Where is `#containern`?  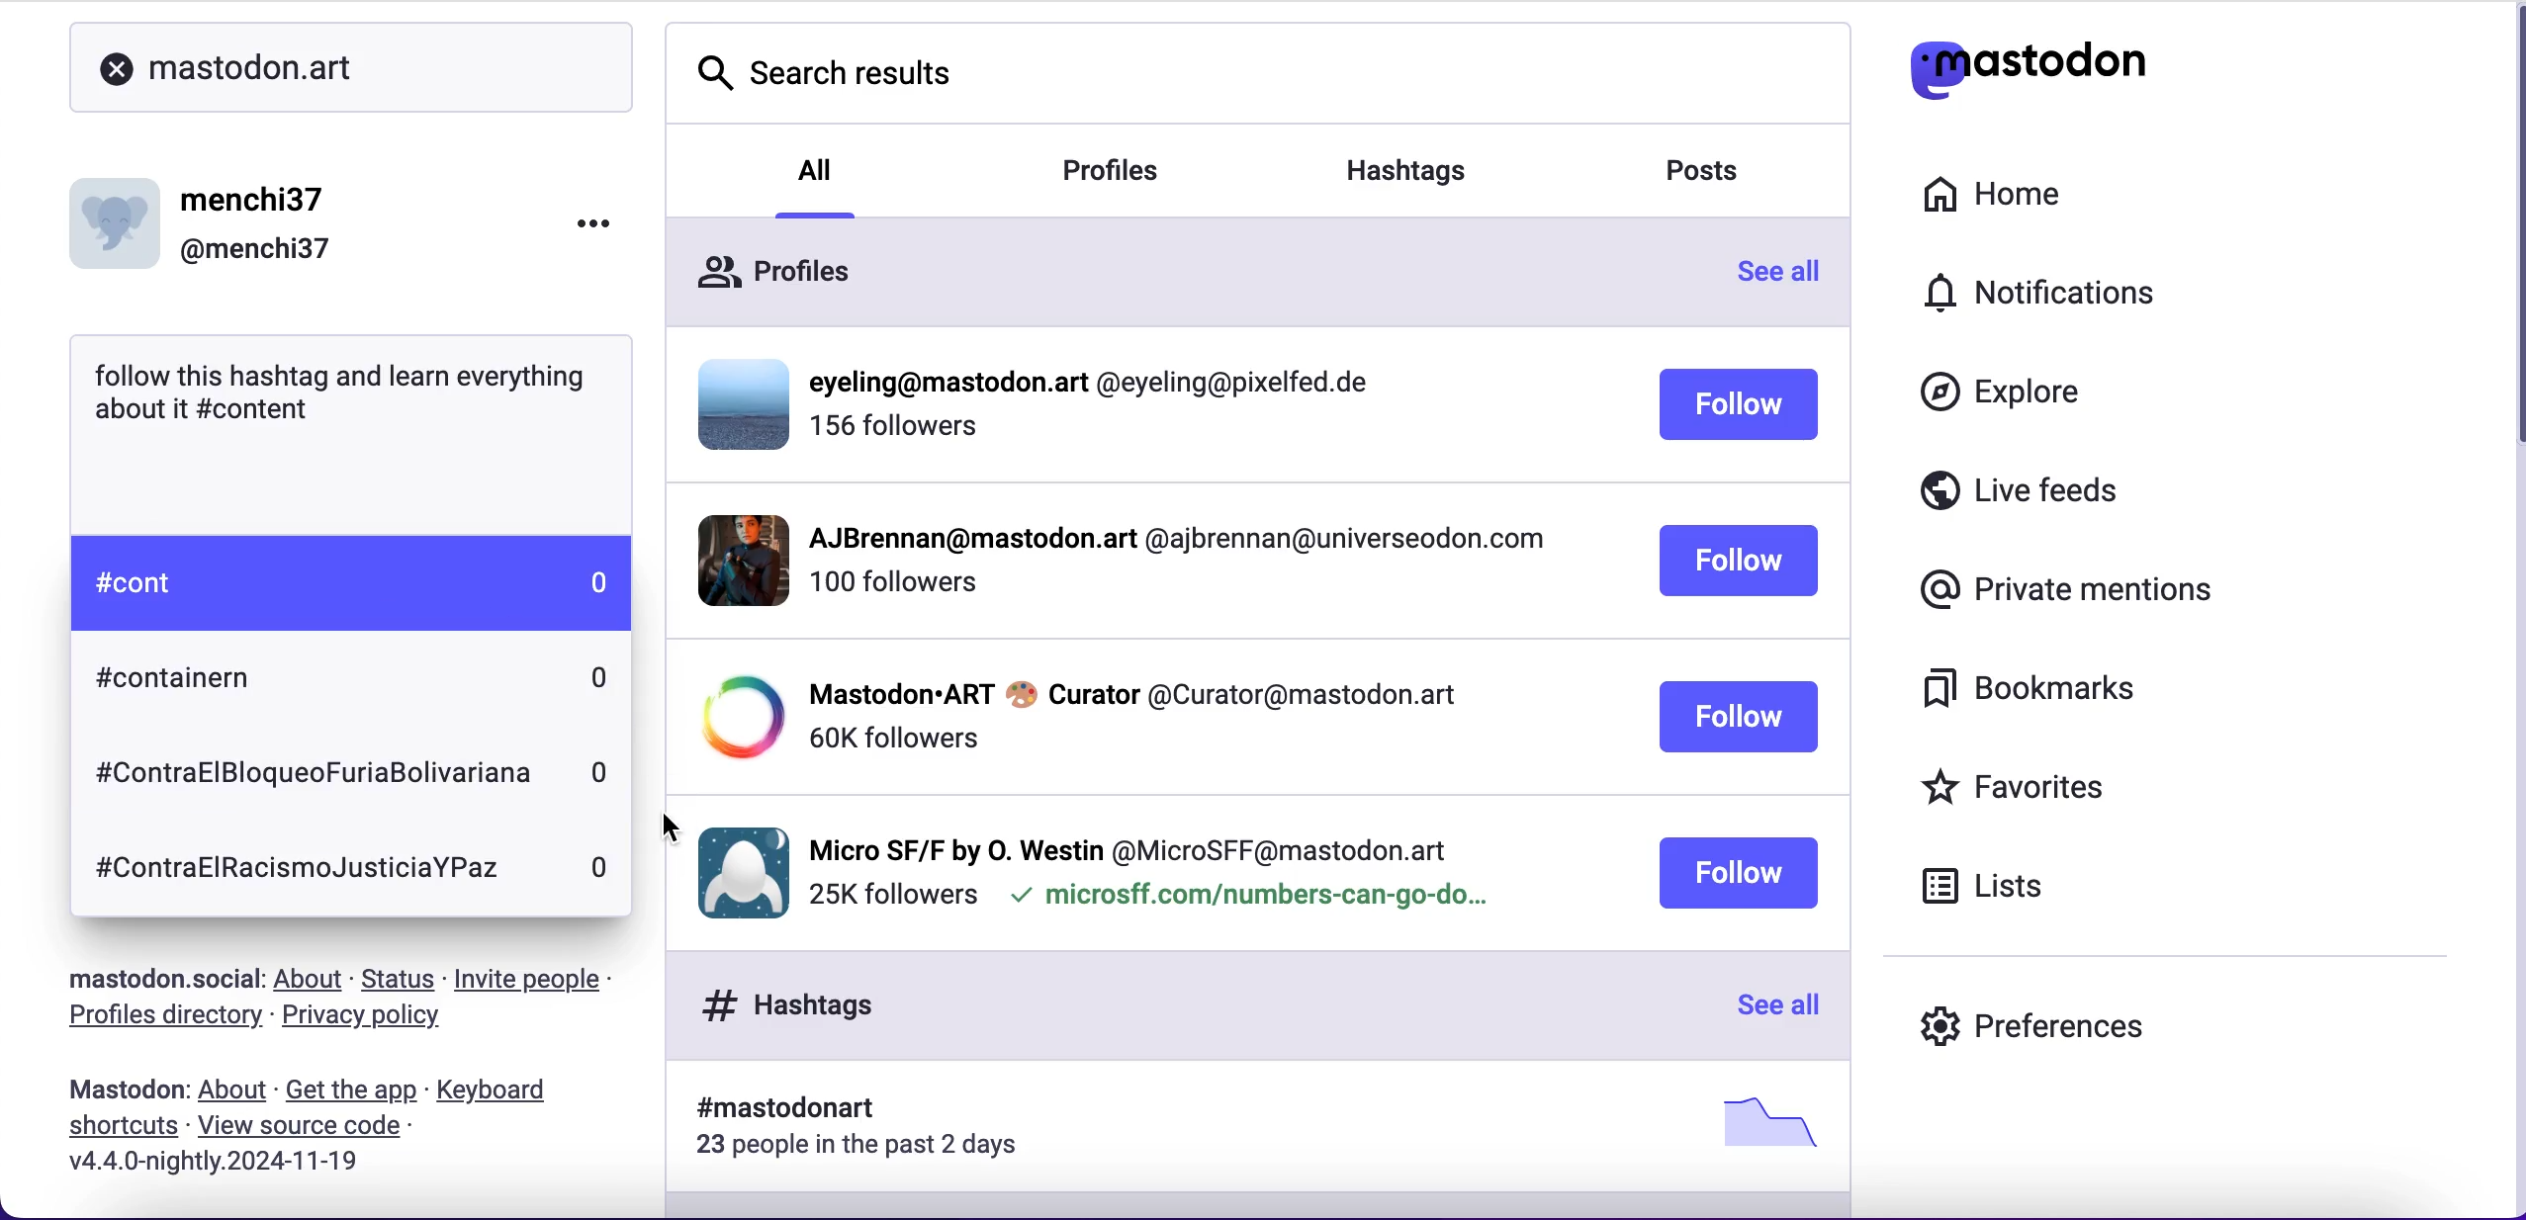
#containern is located at coordinates (196, 686).